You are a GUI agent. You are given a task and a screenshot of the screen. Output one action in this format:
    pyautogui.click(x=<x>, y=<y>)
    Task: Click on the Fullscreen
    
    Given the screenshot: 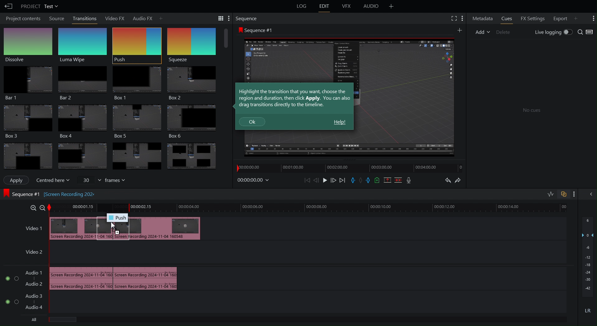 What is the action you would take?
    pyautogui.click(x=453, y=18)
    